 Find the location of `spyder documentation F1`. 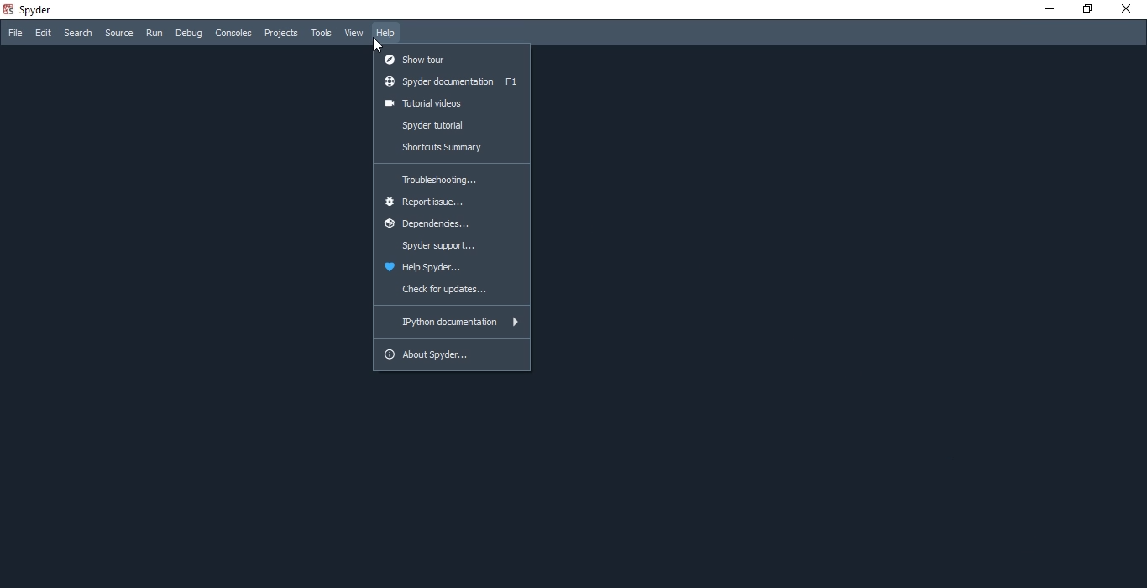

spyder documentation F1 is located at coordinates (451, 82).